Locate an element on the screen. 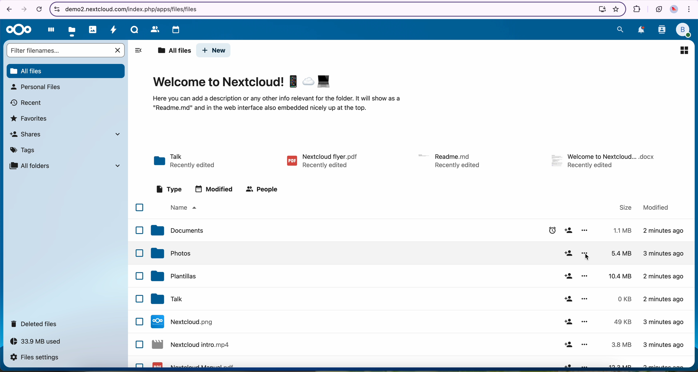 This screenshot has width=698, height=372. install Nextcloud is located at coordinates (600, 9).